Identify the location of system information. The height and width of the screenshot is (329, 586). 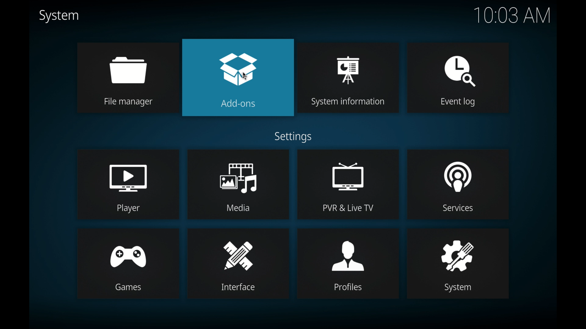
(348, 78).